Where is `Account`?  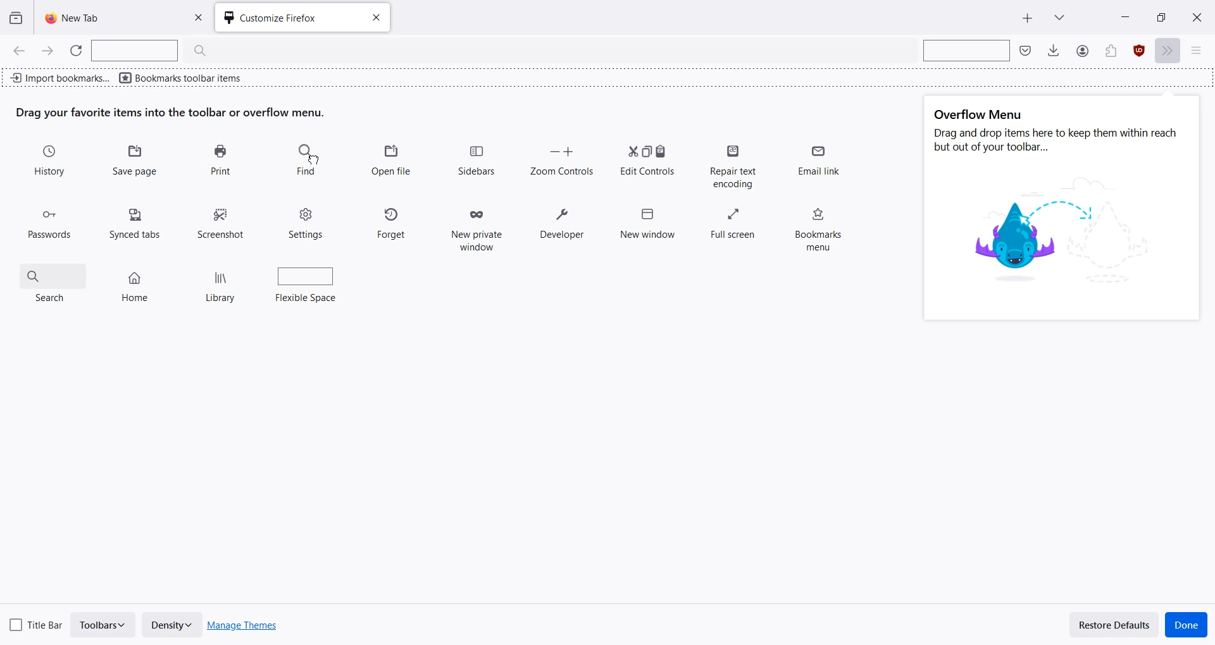
Account is located at coordinates (1111, 51).